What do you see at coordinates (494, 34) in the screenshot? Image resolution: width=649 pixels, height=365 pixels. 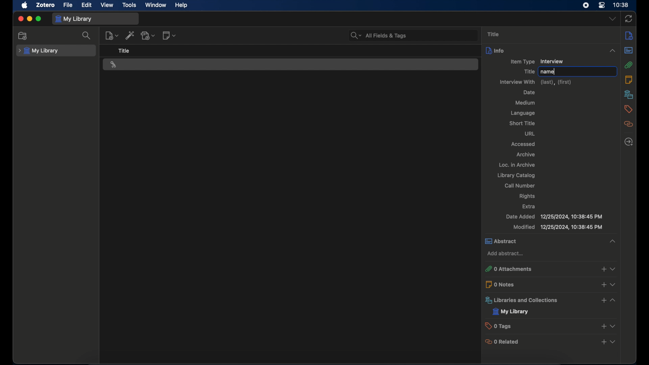 I see `title` at bounding box center [494, 34].